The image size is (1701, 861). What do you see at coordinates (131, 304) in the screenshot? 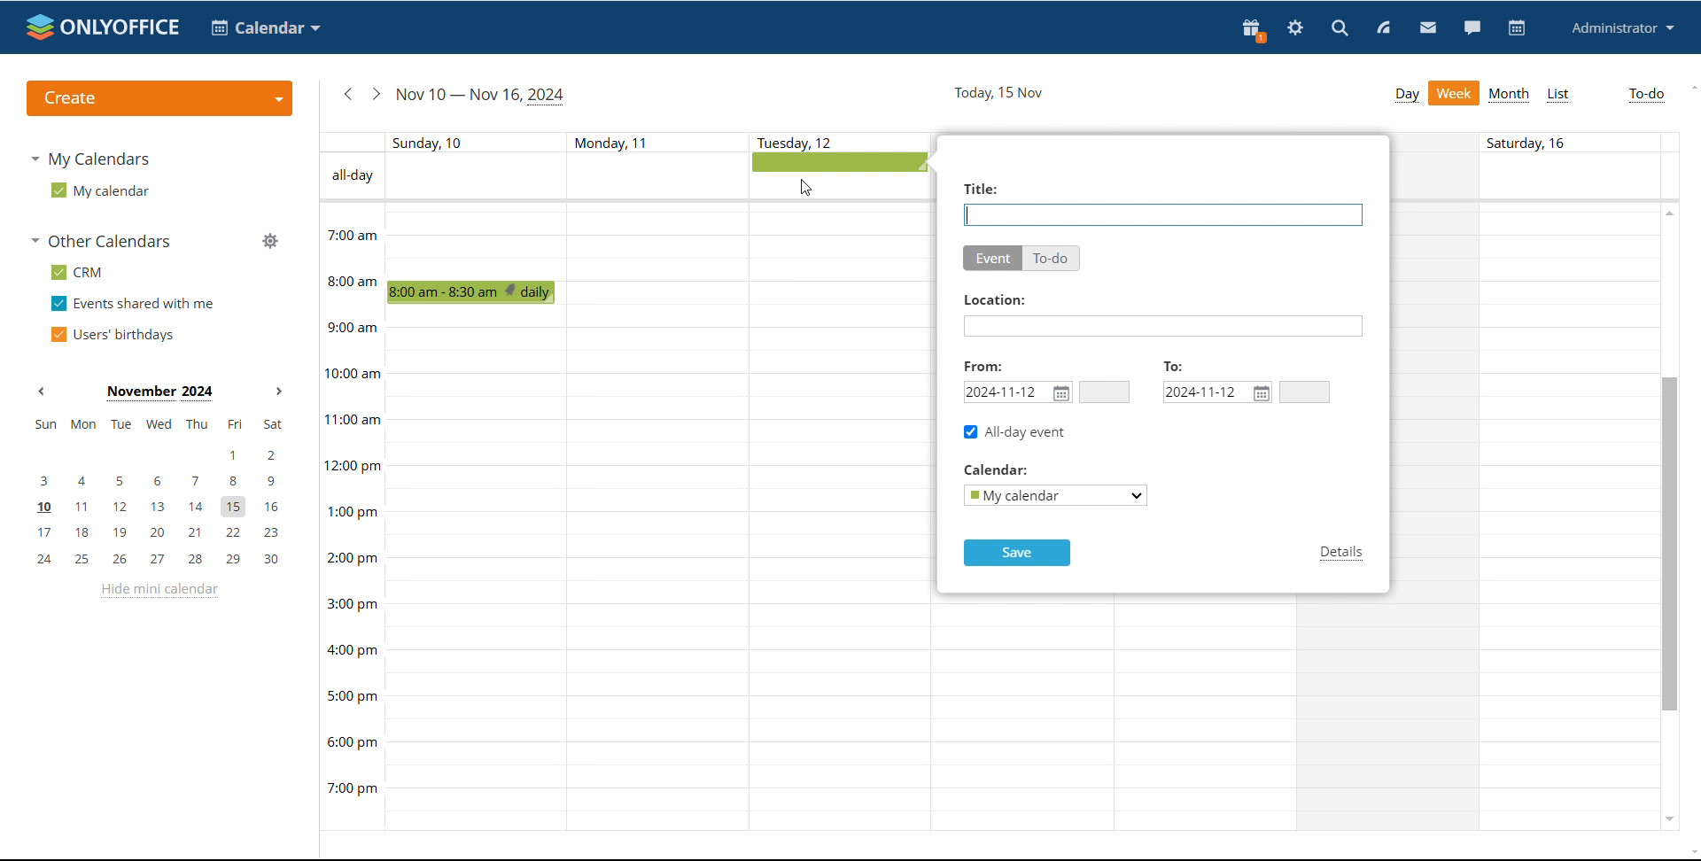
I see `events shared with me` at bounding box center [131, 304].